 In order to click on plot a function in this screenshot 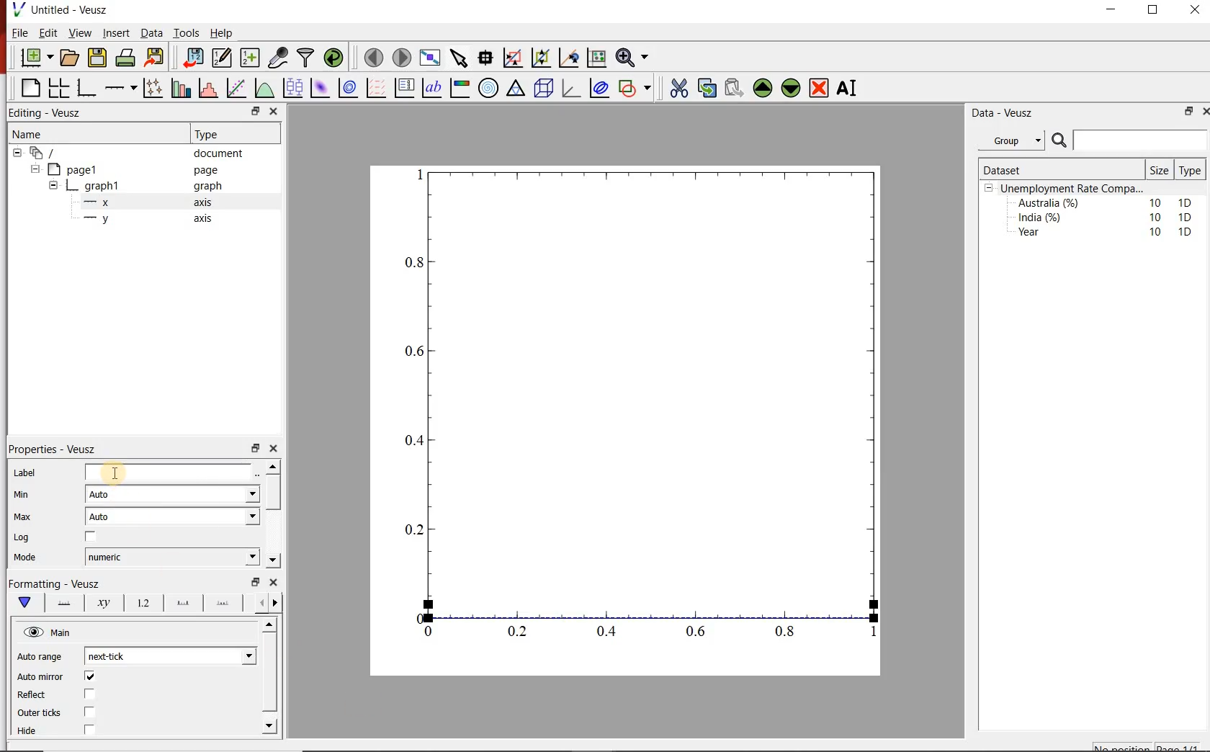, I will do `click(264, 88)`.